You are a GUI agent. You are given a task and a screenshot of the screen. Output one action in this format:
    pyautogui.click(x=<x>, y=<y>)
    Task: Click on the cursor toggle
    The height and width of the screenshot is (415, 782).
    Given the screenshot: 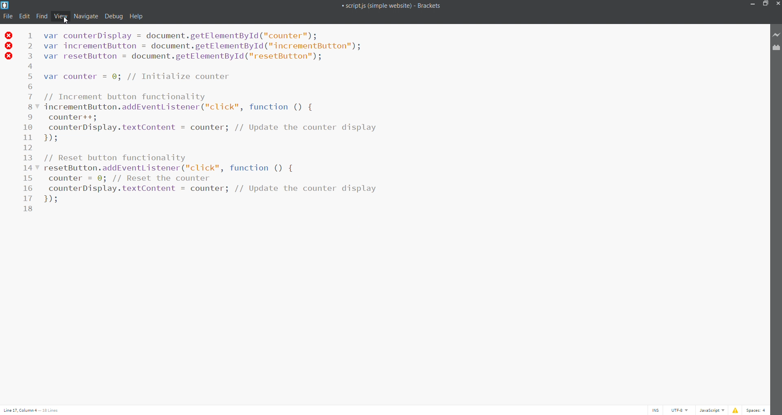 What is the action you would take?
    pyautogui.click(x=655, y=410)
    